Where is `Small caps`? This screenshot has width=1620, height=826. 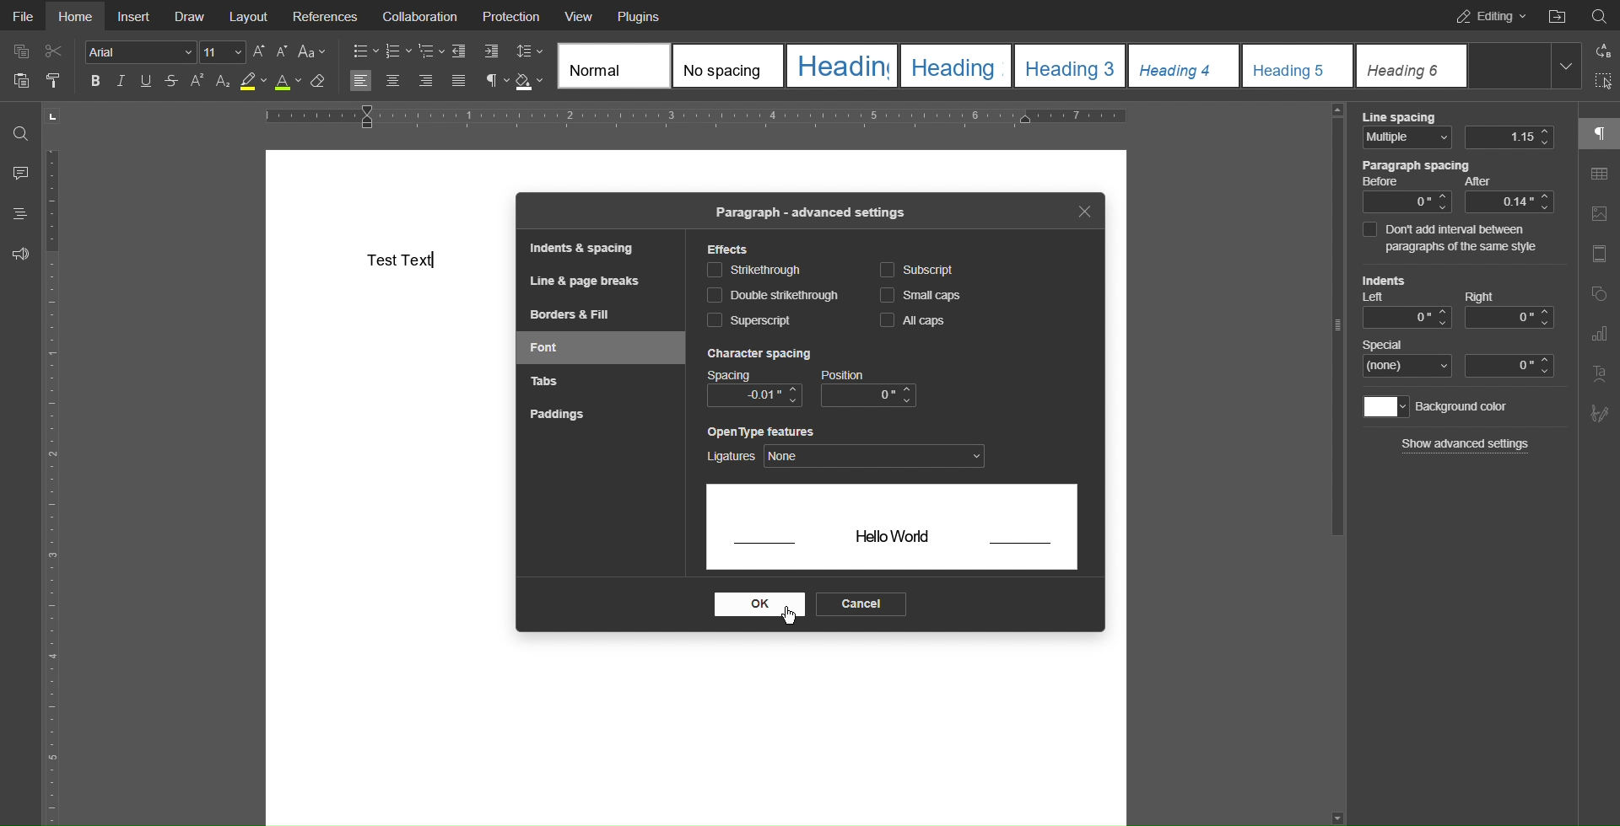 Small caps is located at coordinates (926, 295).